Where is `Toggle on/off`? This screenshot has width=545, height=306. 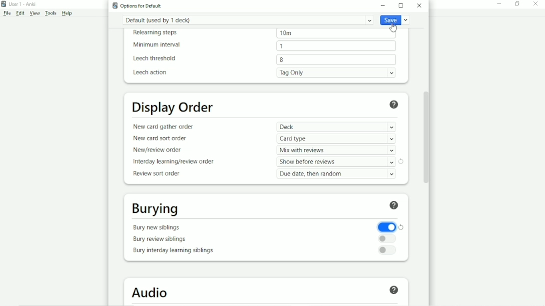 Toggle on/off is located at coordinates (387, 251).